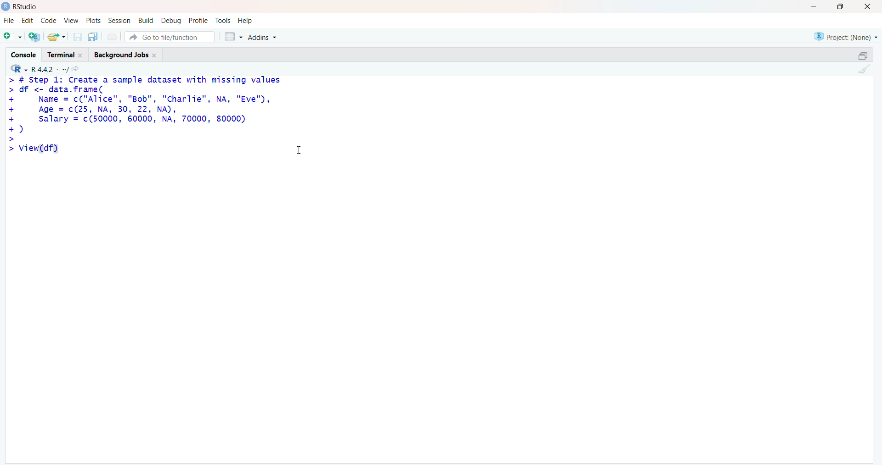  Describe the element at coordinates (50, 69) in the screenshot. I see `R.4.4.2~/` at that location.